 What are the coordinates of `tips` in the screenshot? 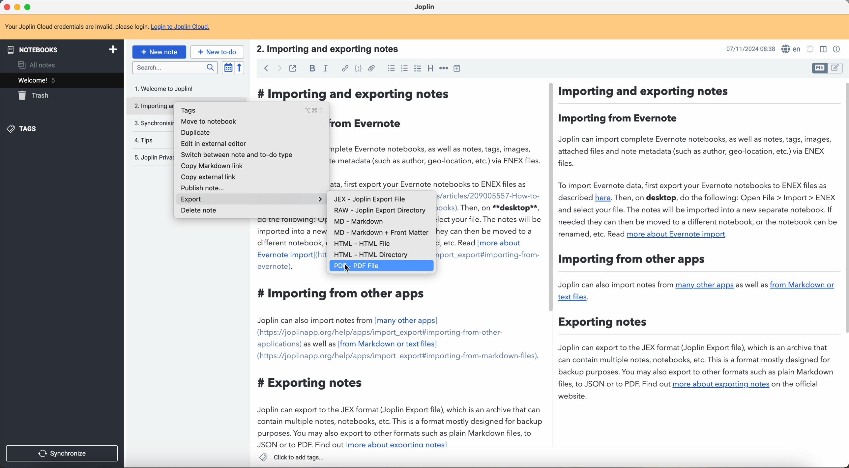 It's located at (144, 139).